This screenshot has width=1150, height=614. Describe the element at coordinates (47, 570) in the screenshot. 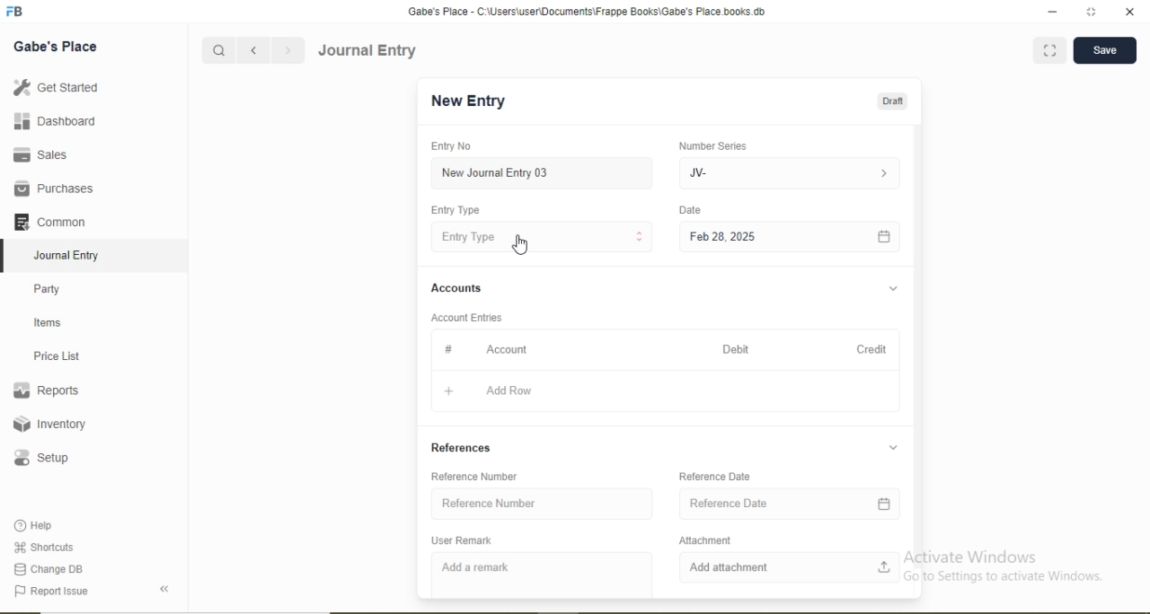

I see `Change DB` at that location.